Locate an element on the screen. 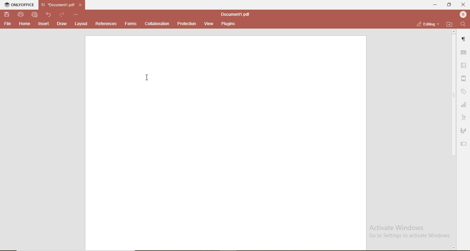 The height and width of the screenshot is (251, 470). options is located at coordinates (76, 15).